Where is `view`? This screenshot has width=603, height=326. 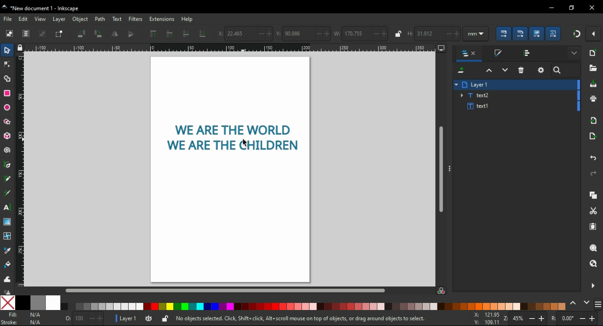
view is located at coordinates (41, 19).